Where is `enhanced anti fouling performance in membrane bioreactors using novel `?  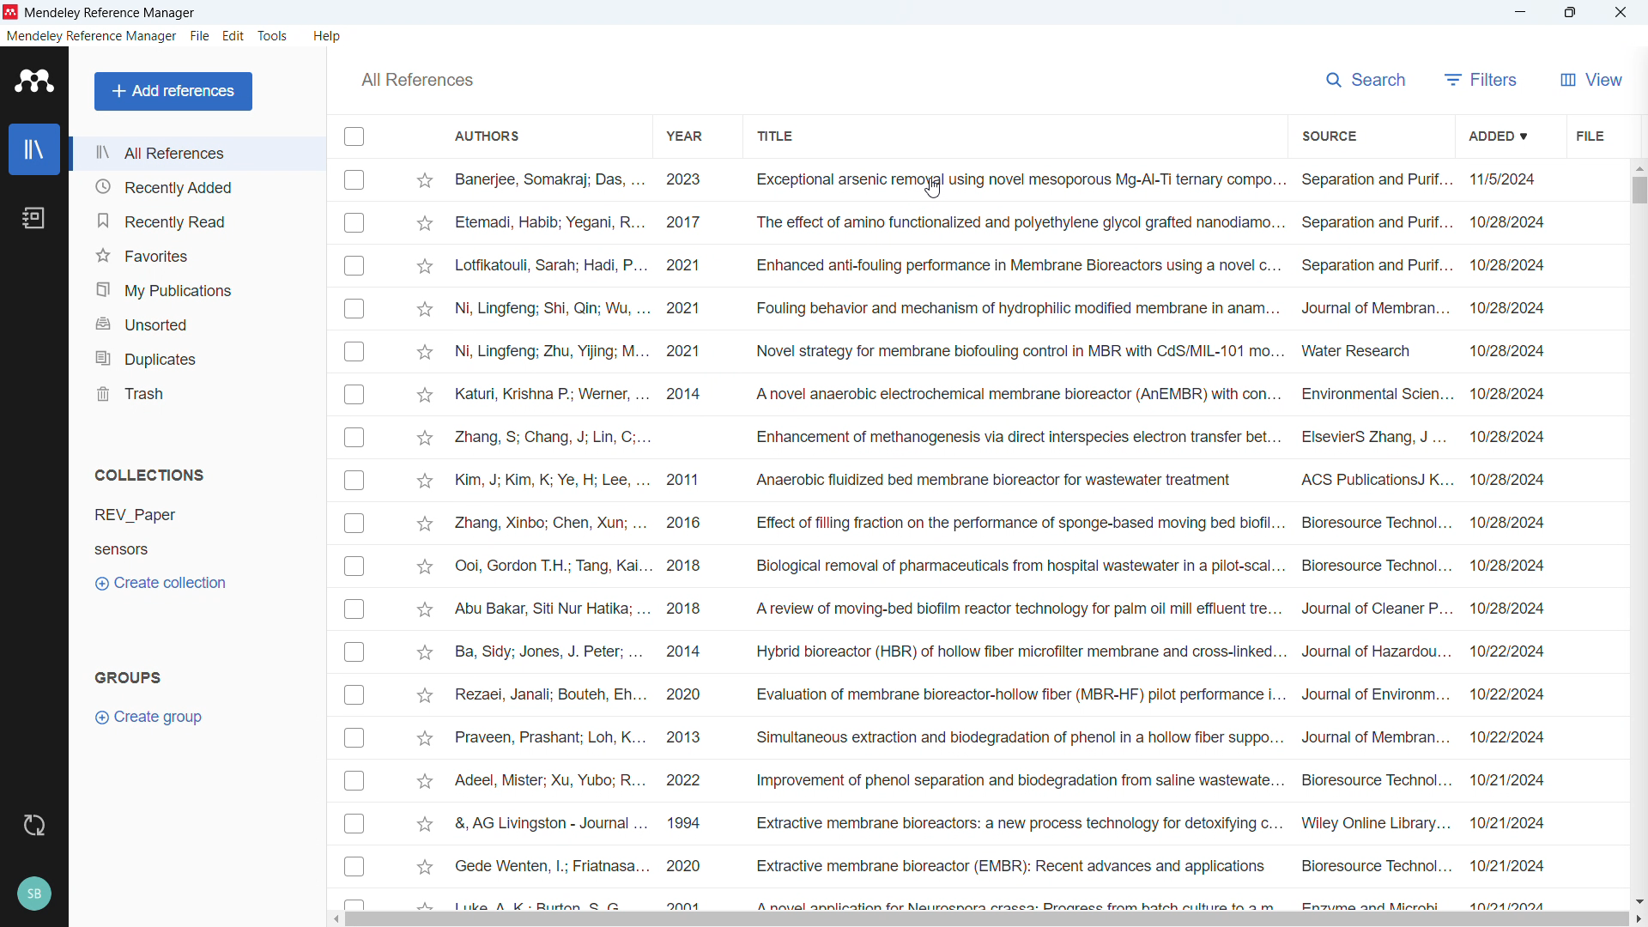
enhanced anti fouling performance in membrane bioreactors using novel  is located at coordinates (1014, 265).